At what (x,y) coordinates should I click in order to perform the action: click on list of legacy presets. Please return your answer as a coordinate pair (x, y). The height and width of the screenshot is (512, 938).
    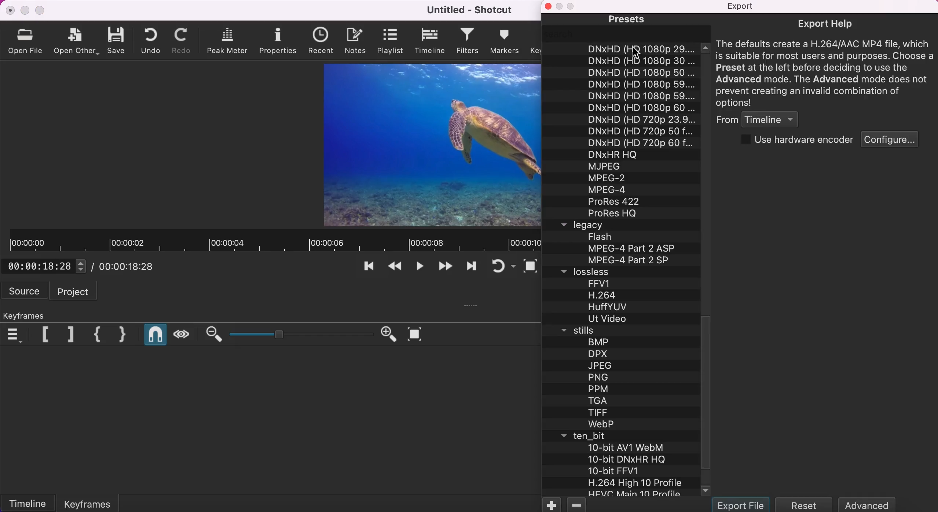
    Looking at the image, I should click on (621, 249).